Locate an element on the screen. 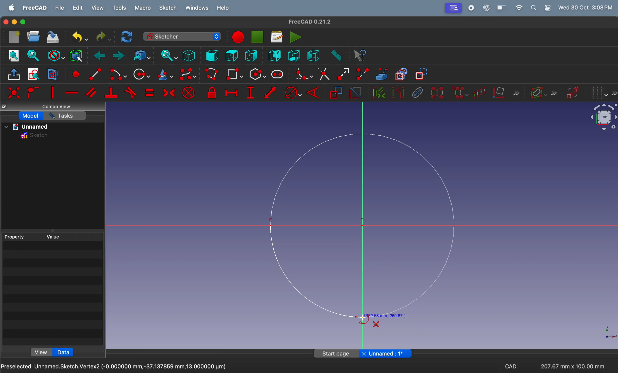  rear view is located at coordinates (276, 55).